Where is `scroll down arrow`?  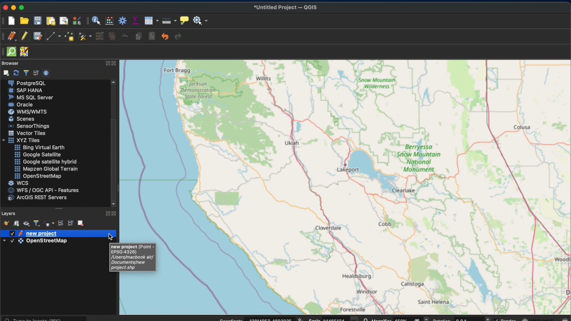
scroll down arrow is located at coordinates (114, 204).